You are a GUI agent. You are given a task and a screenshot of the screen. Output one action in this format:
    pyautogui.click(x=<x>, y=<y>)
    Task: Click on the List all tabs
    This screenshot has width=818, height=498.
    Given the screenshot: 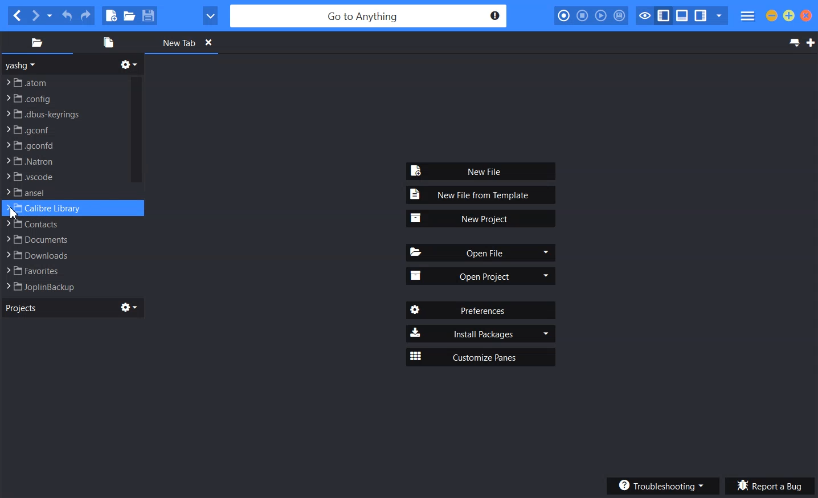 What is the action you would take?
    pyautogui.click(x=793, y=43)
    